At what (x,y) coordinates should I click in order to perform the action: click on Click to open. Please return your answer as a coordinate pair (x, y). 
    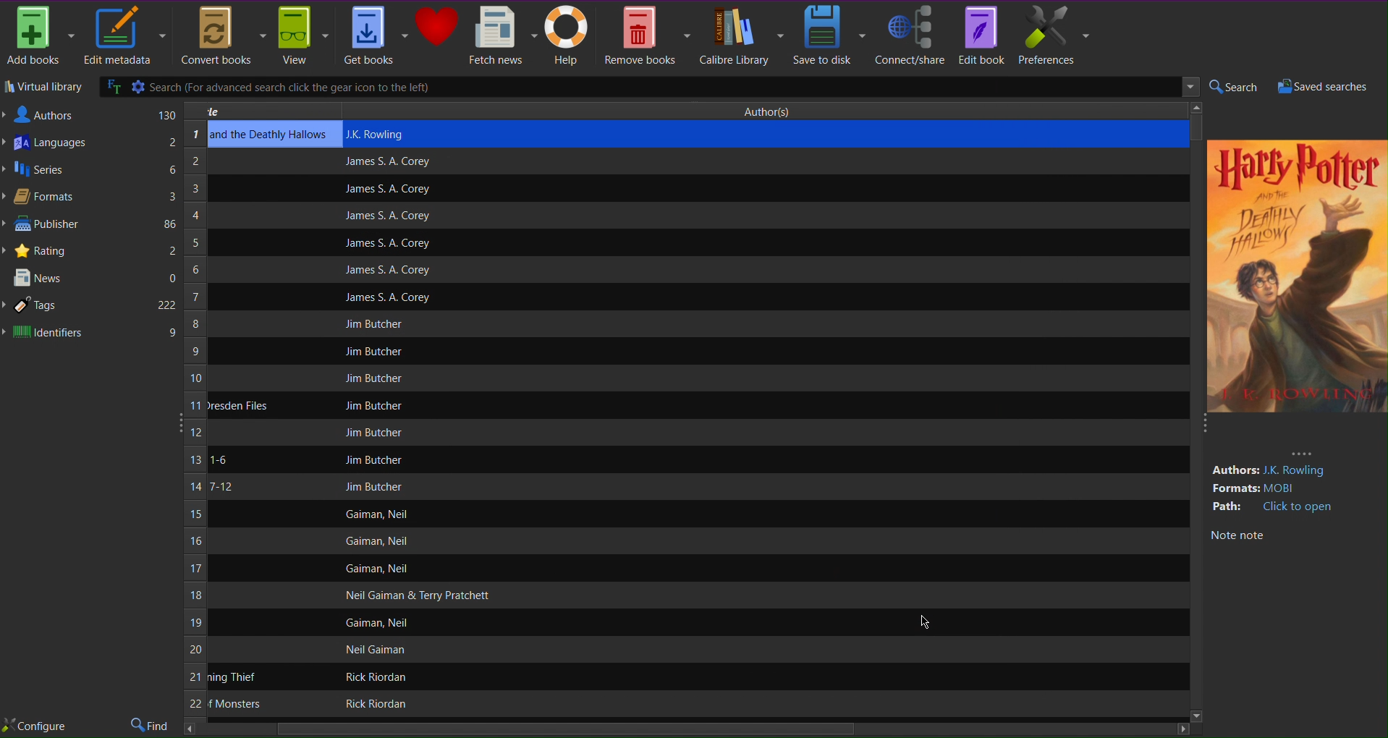
    Looking at the image, I should click on (1299, 507).